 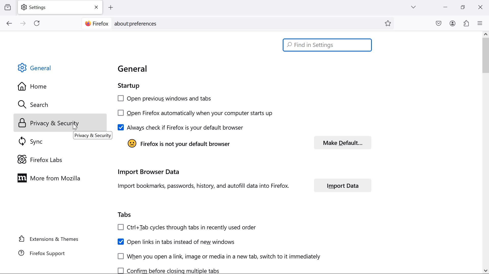 What do you see at coordinates (446, 7) in the screenshot?
I see `minimize` at bounding box center [446, 7].